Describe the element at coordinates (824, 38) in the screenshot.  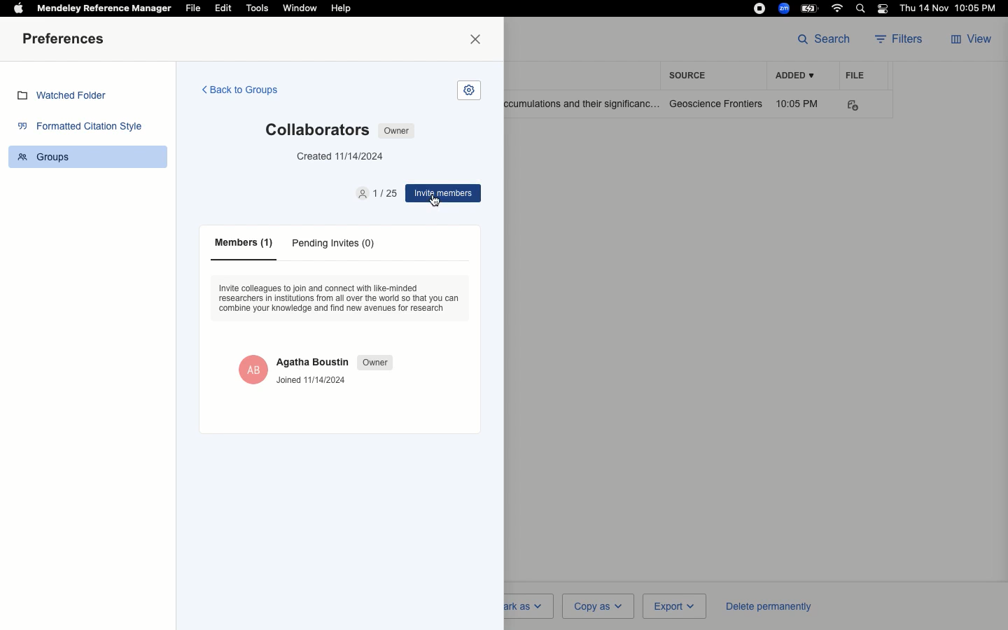
I see `Search` at that location.